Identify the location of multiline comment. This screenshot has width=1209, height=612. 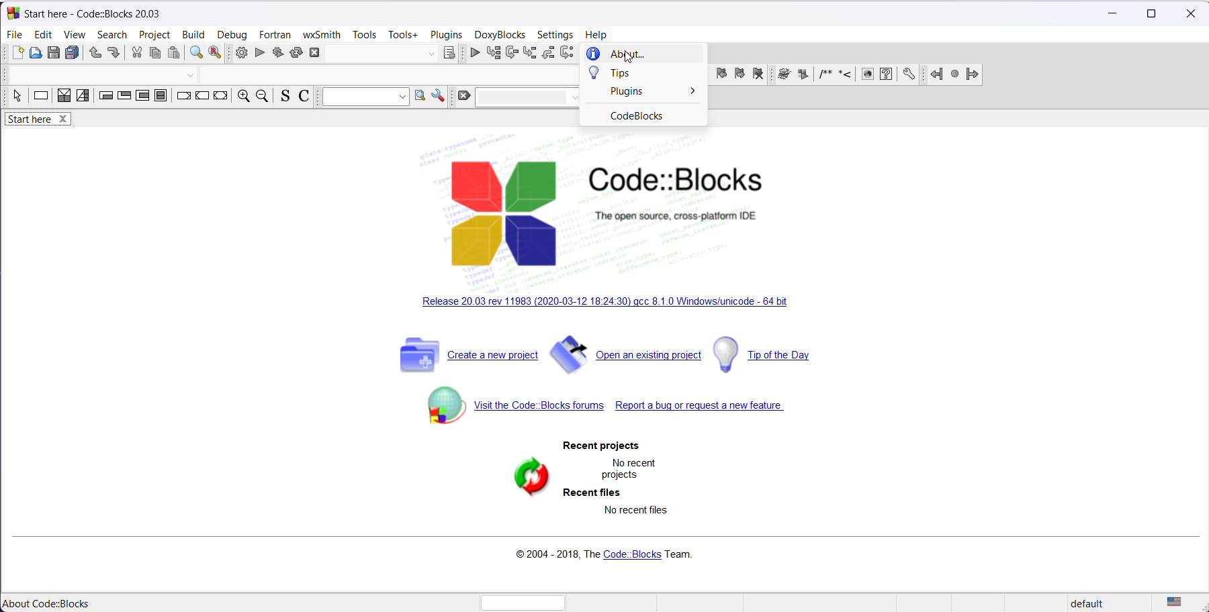
(825, 75).